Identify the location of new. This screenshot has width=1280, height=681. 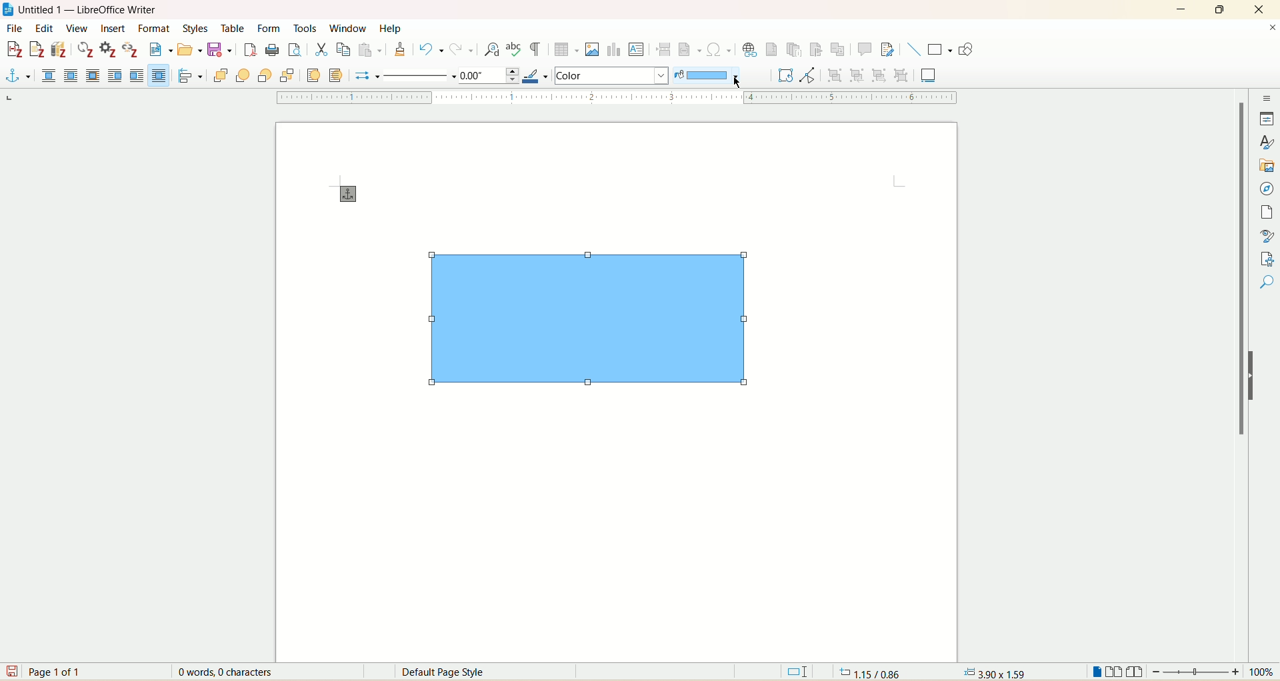
(159, 51).